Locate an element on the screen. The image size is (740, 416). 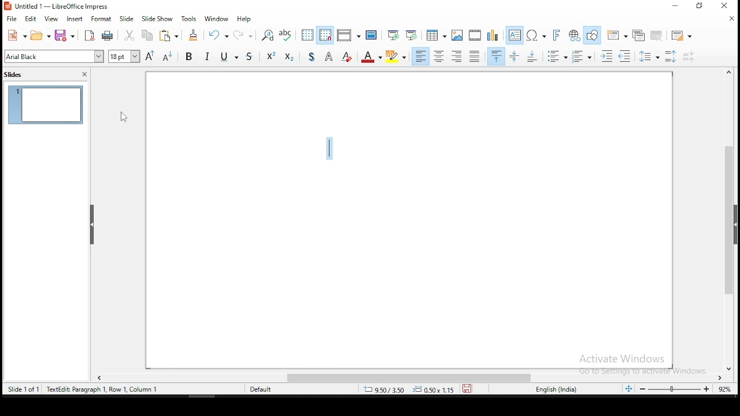
fit slide to current window is located at coordinates (630, 388).